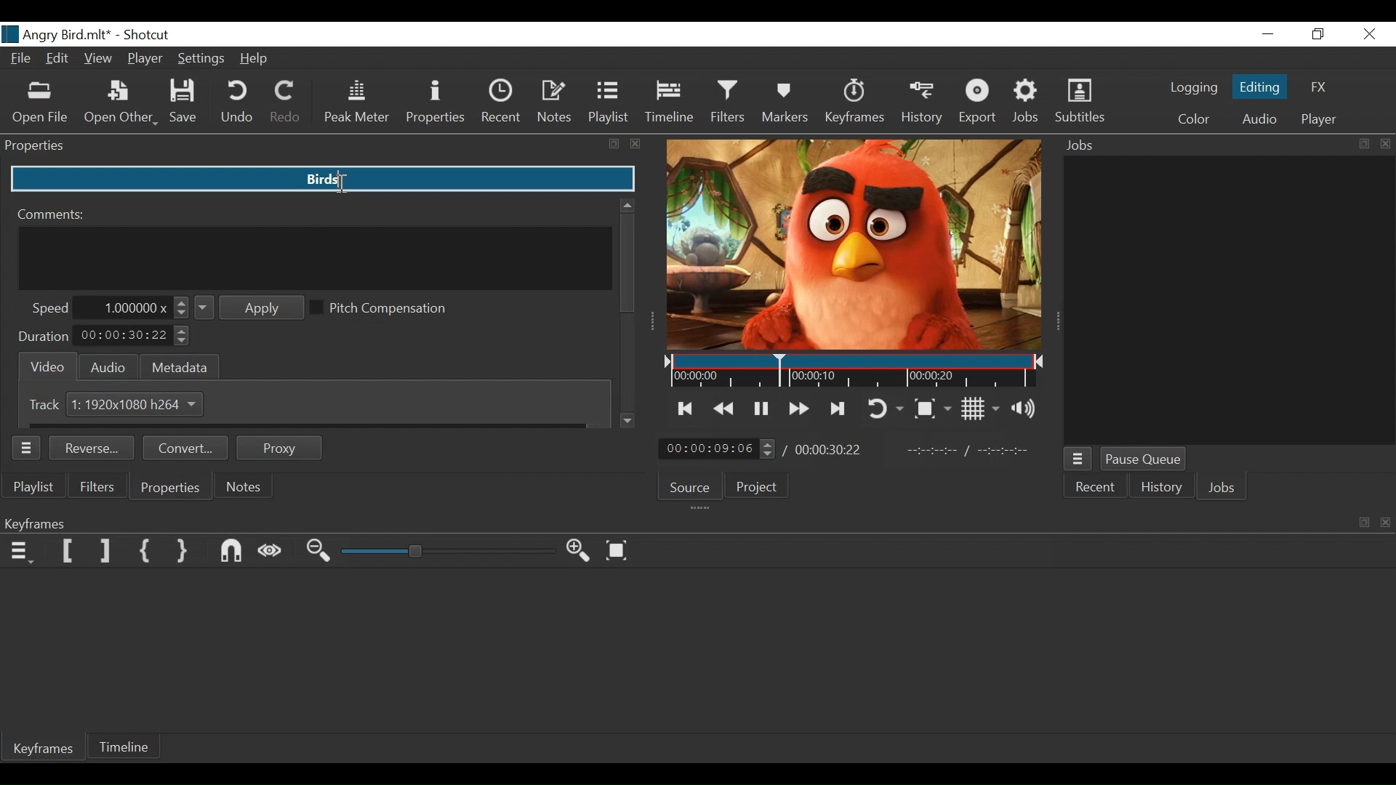 The height and width of the screenshot is (785, 1396). Describe the element at coordinates (385, 309) in the screenshot. I see `Pitch Compensation` at that location.